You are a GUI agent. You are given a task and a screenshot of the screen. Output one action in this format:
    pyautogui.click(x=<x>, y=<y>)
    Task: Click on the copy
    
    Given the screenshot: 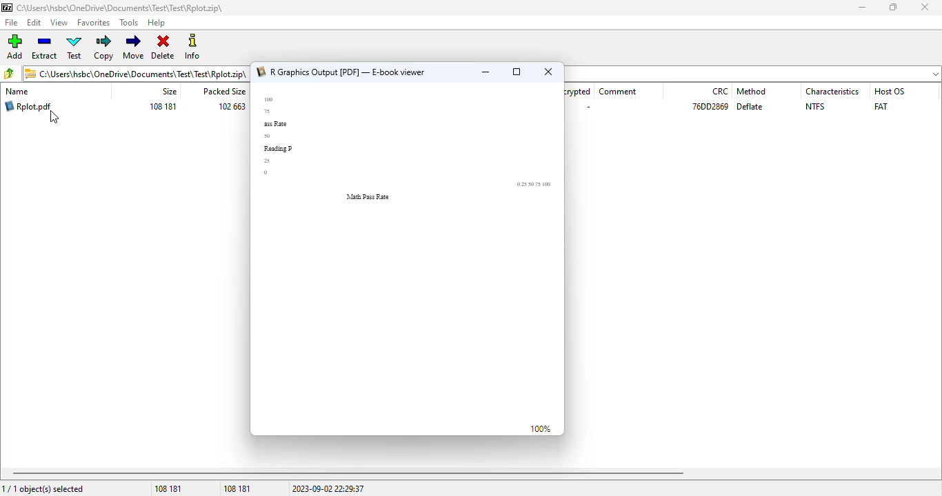 What is the action you would take?
    pyautogui.click(x=104, y=48)
    